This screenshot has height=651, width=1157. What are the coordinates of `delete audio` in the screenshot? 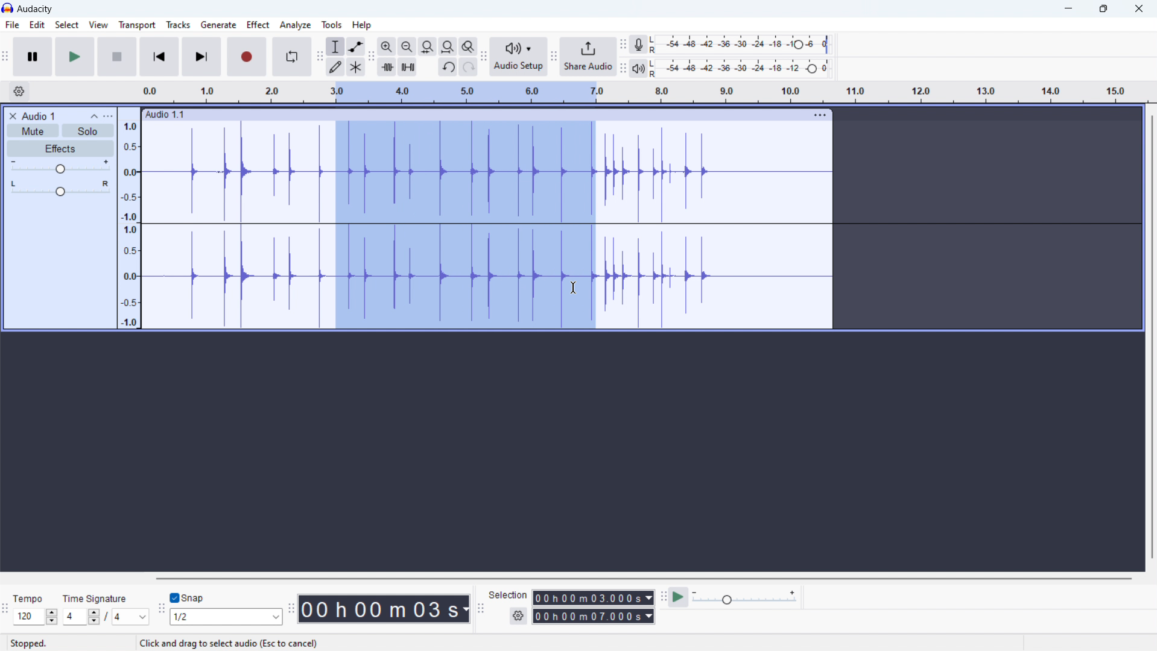 It's located at (13, 116).